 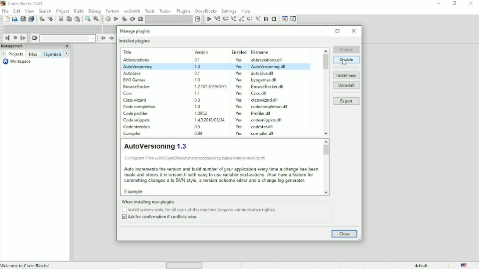 What do you see at coordinates (16, 62) in the screenshot?
I see `Workspace` at bounding box center [16, 62].